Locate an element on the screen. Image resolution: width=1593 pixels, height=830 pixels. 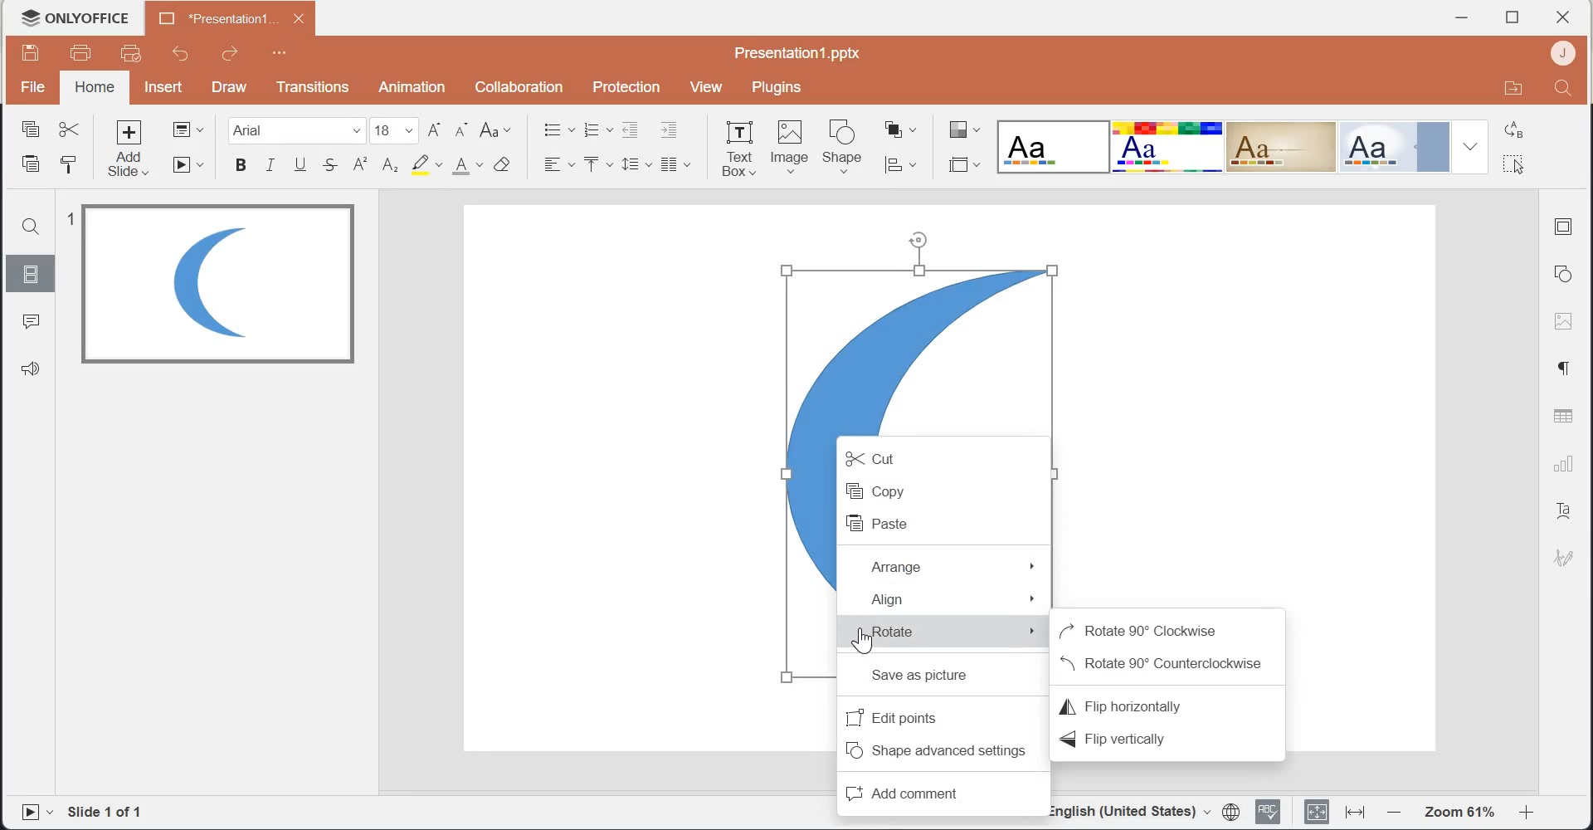
Arrange shape is located at coordinates (904, 130).